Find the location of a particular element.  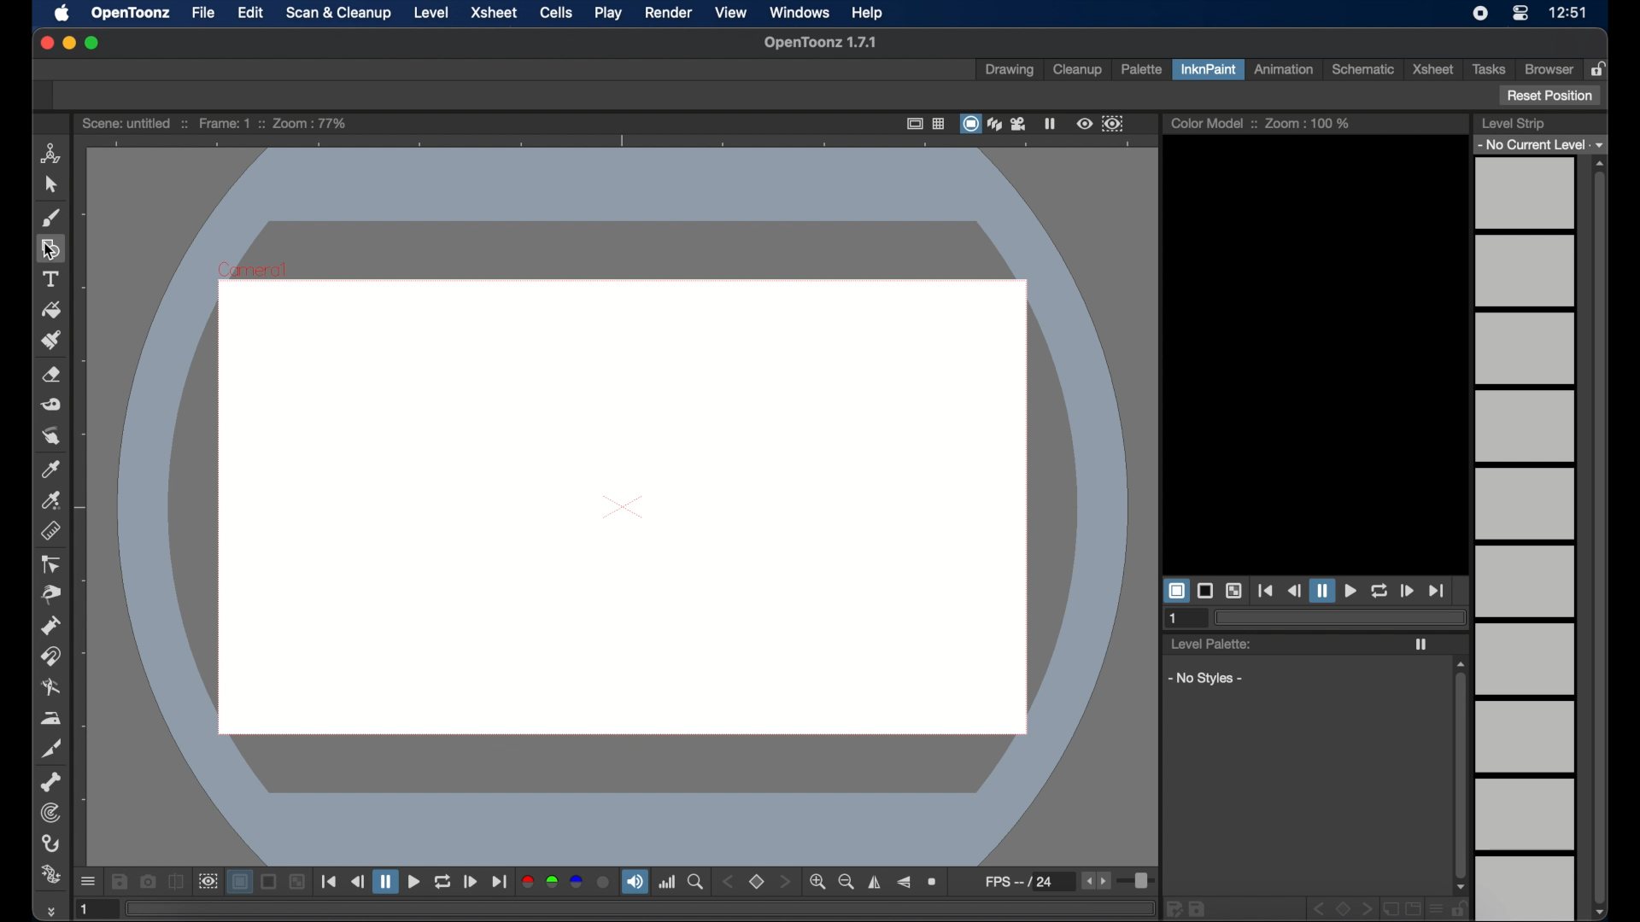

flip vertically is located at coordinates (903, 883).